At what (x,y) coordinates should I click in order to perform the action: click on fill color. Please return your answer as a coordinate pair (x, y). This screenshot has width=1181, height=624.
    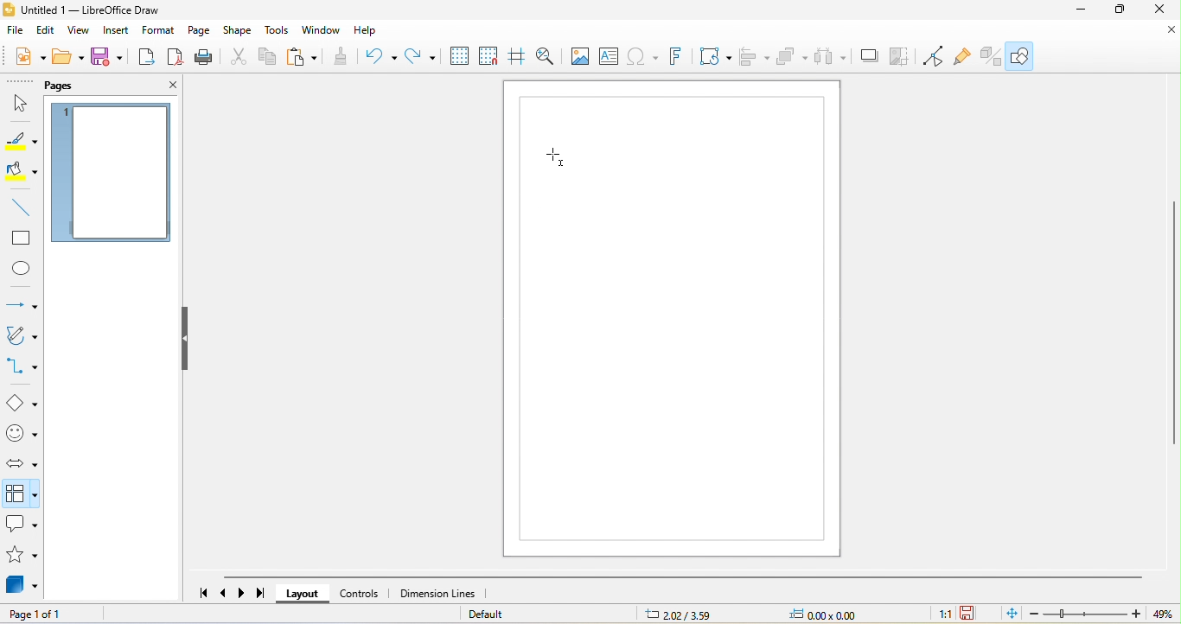
    Looking at the image, I should click on (20, 171).